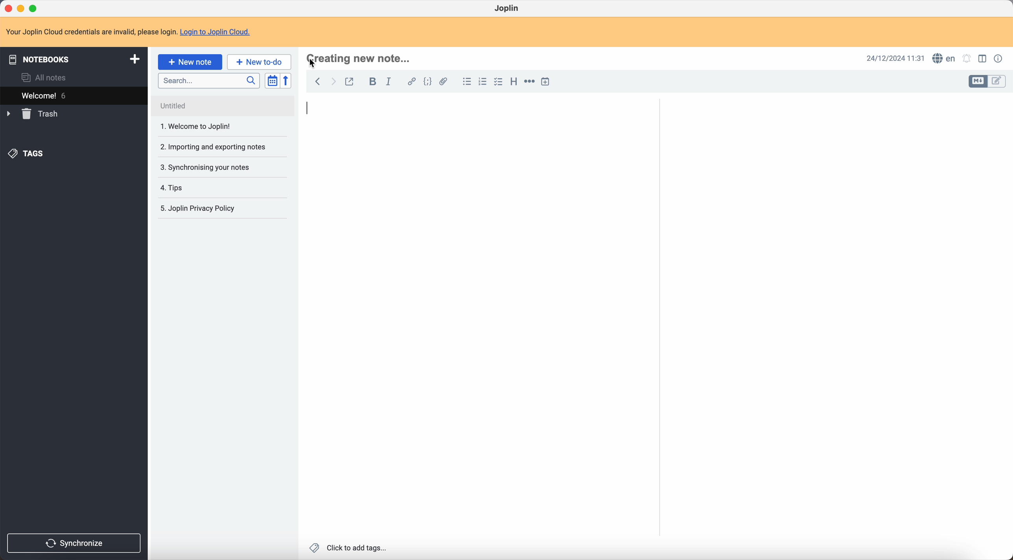 The height and width of the screenshot is (560, 1013). What do you see at coordinates (982, 58) in the screenshot?
I see `toggle edit layout` at bounding box center [982, 58].